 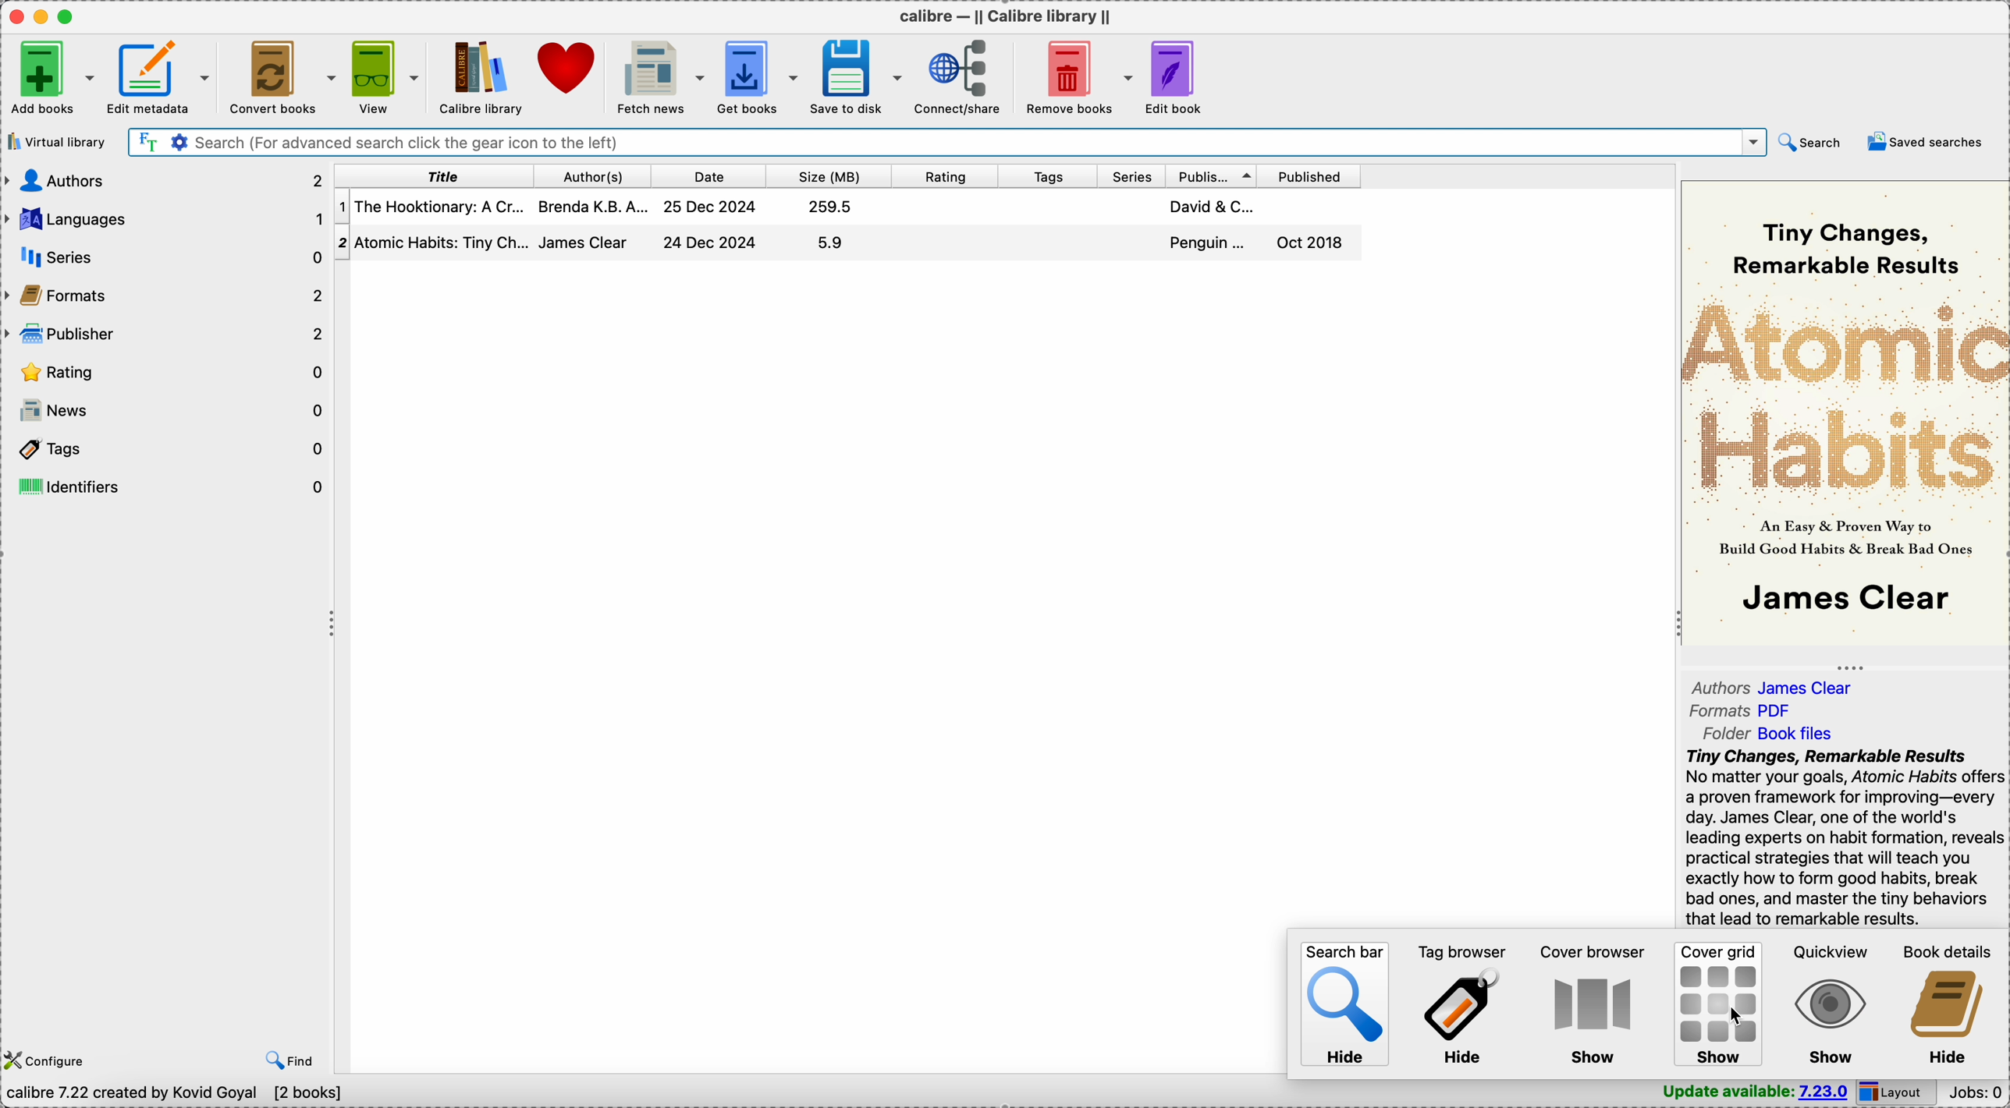 What do you see at coordinates (1979, 1092) in the screenshot?
I see `jobs: 0` at bounding box center [1979, 1092].